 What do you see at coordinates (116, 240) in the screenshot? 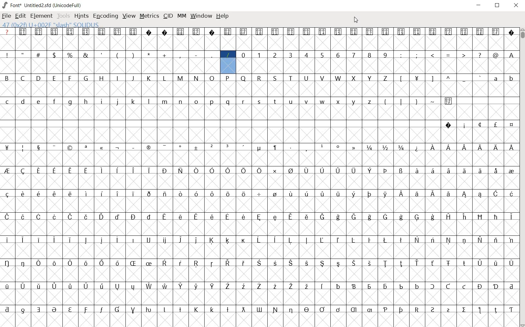
I see `glyph` at bounding box center [116, 240].